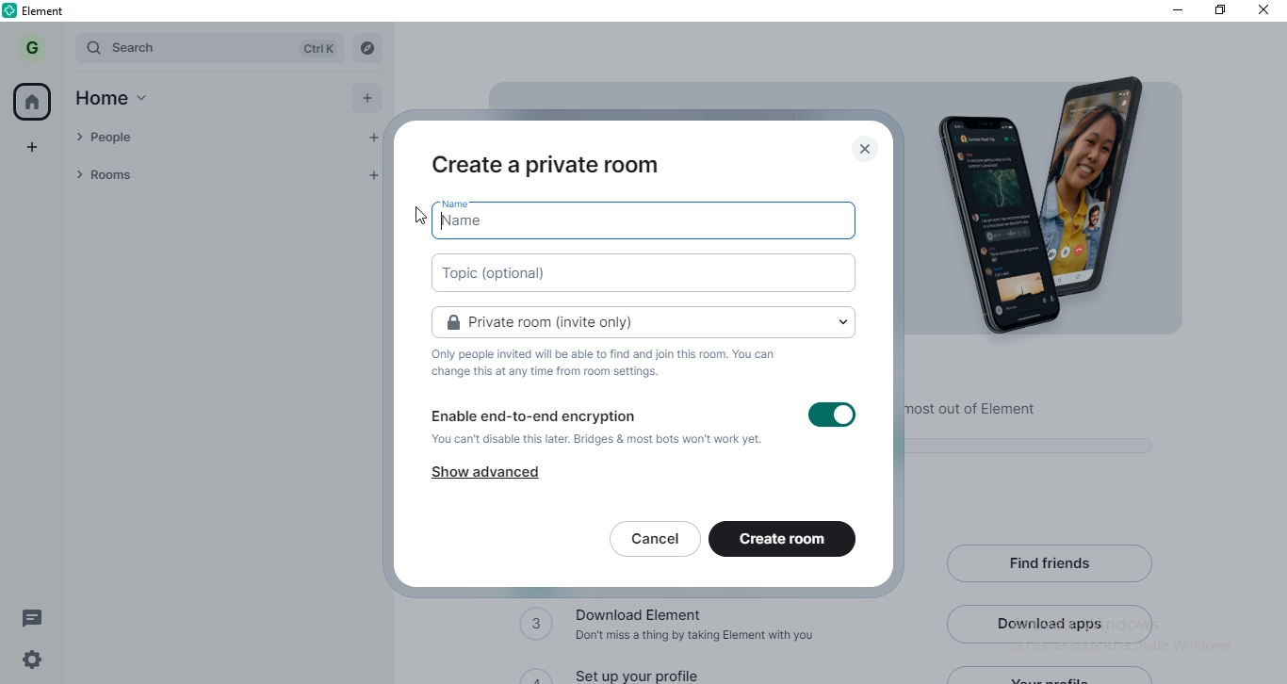 The image size is (1287, 684). I want to click on close, so click(1266, 12).